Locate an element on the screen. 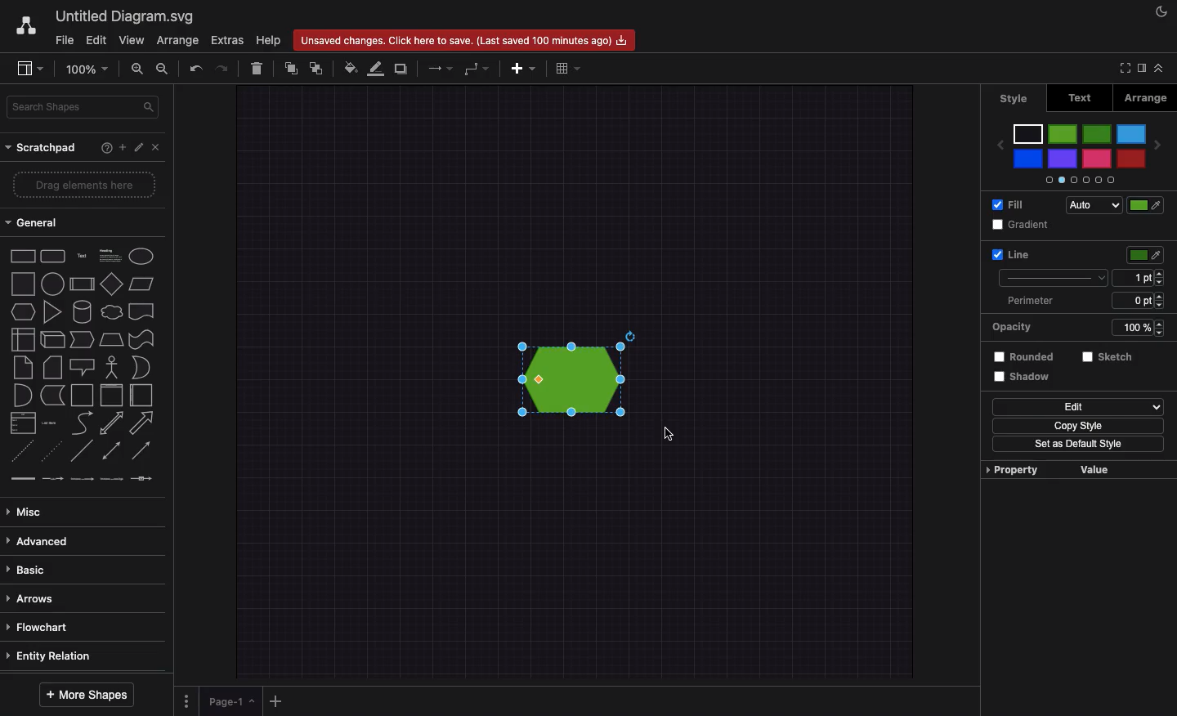 The image size is (1177, 716). Arrows is located at coordinates (440, 68).